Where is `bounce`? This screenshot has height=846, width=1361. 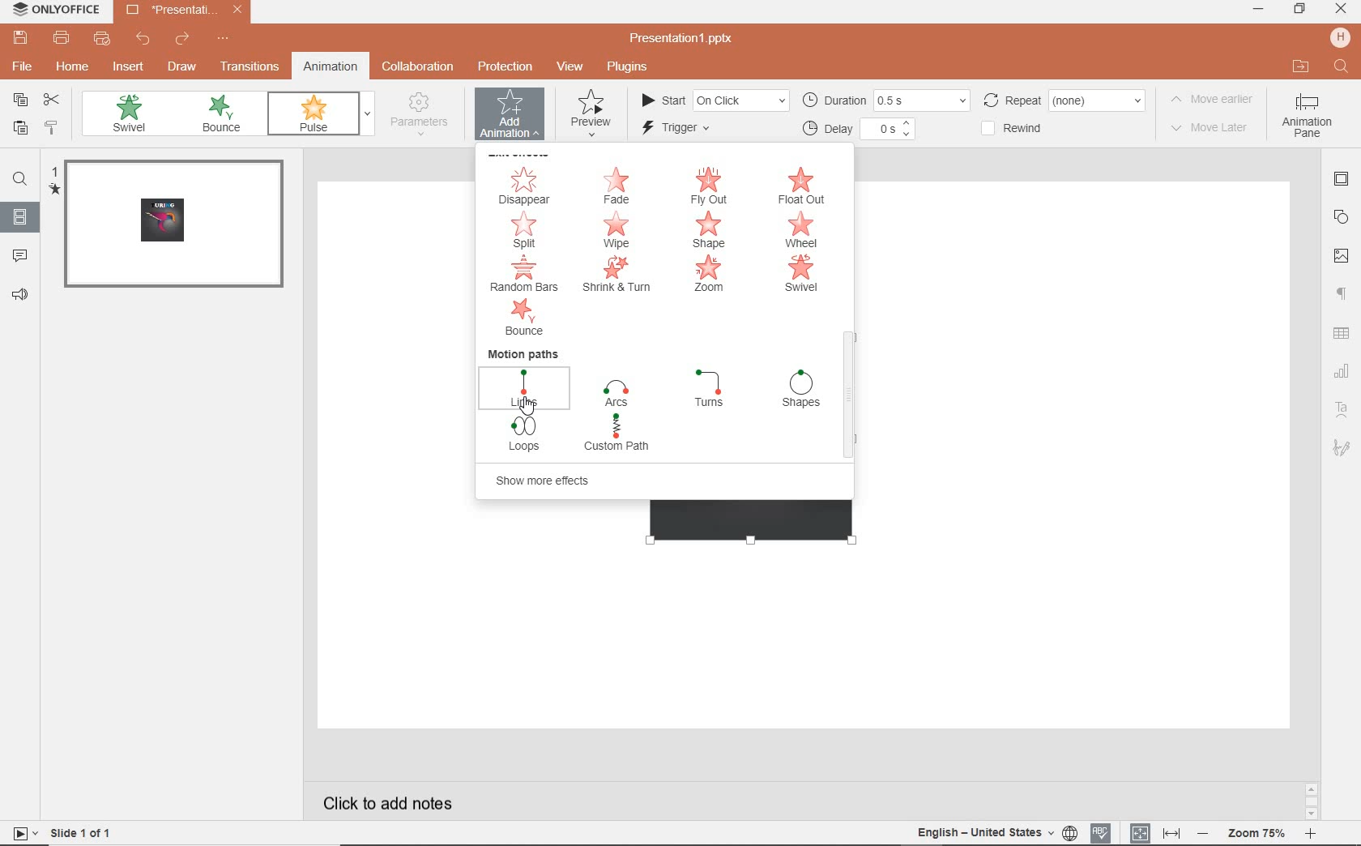
bounce is located at coordinates (223, 115).